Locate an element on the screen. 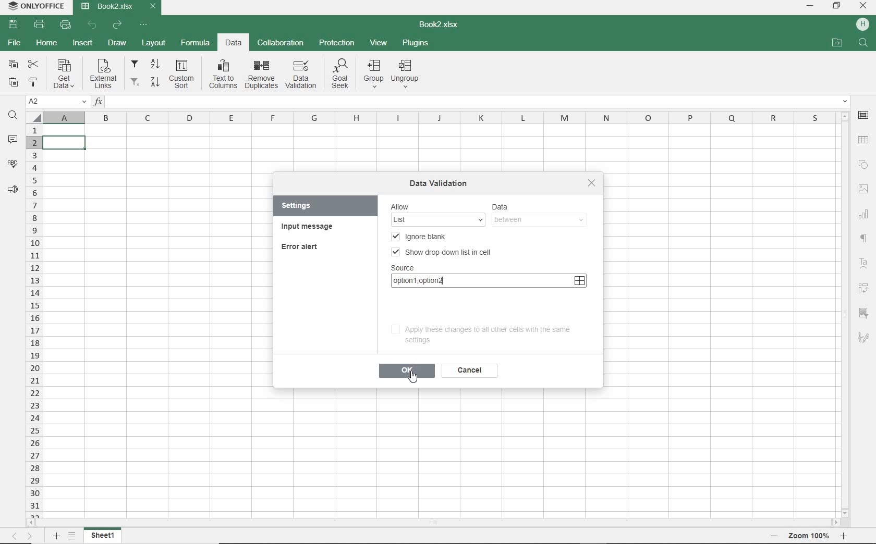  NAME MANAGER is located at coordinates (56, 102).